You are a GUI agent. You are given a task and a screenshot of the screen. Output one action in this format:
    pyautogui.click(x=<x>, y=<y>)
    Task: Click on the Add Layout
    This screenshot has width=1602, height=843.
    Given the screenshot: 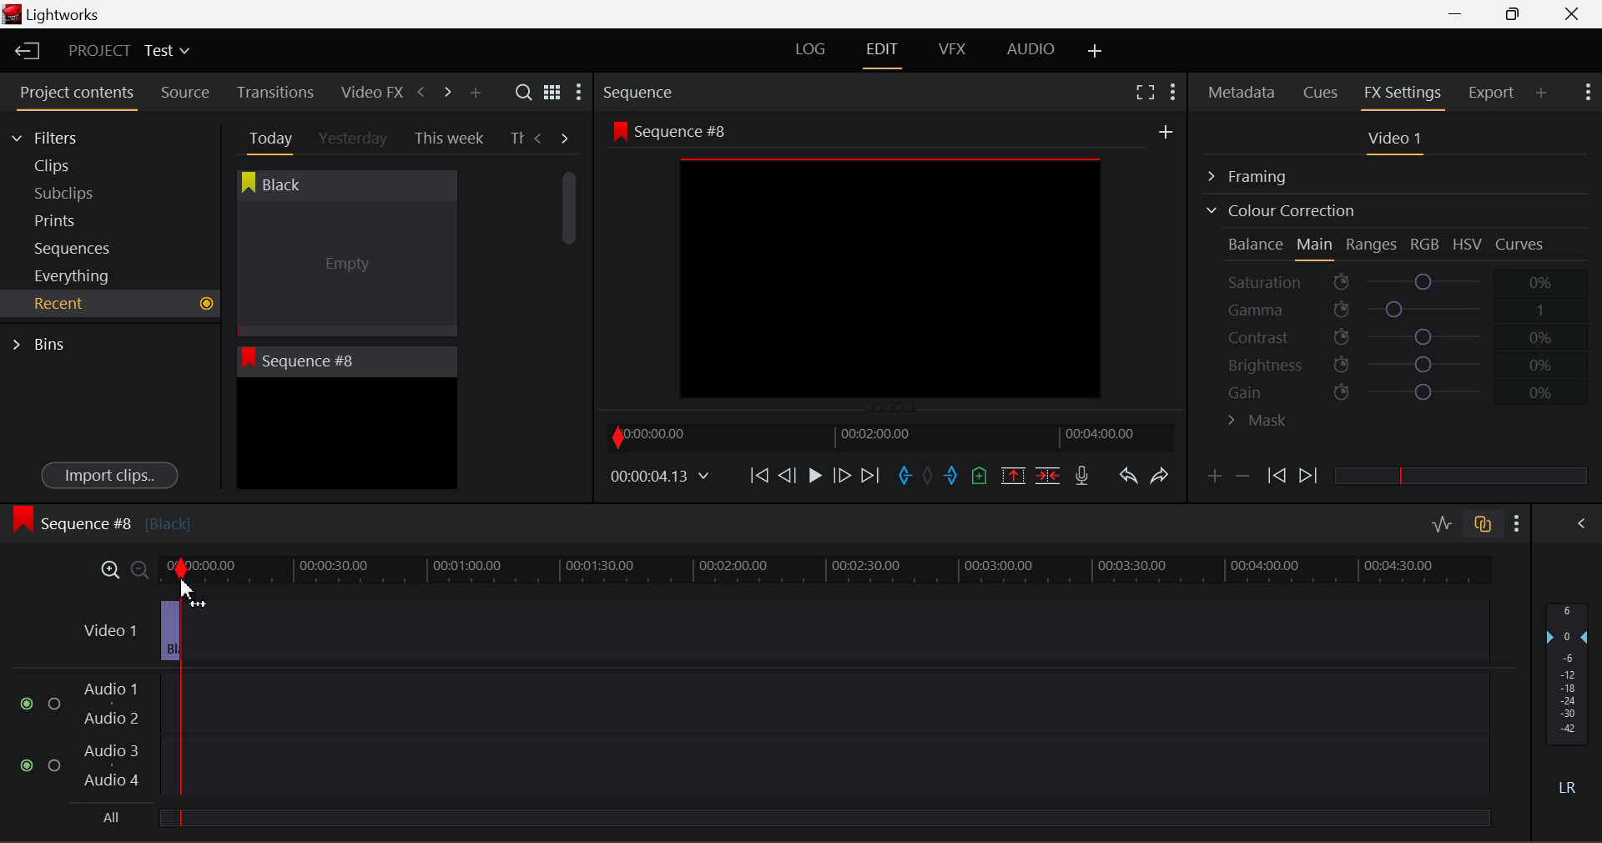 What is the action you would take?
    pyautogui.click(x=1096, y=52)
    